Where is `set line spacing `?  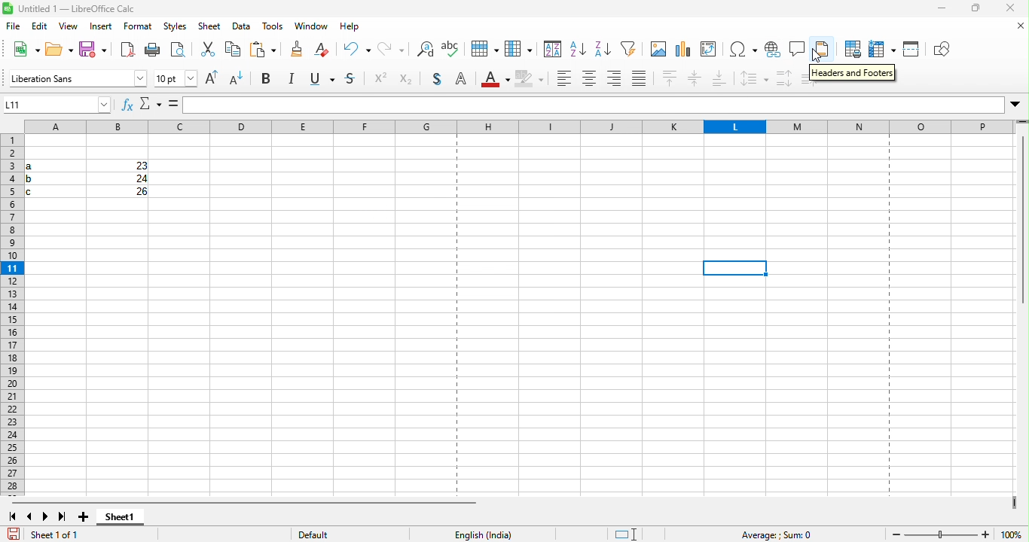
set line spacing  is located at coordinates (755, 79).